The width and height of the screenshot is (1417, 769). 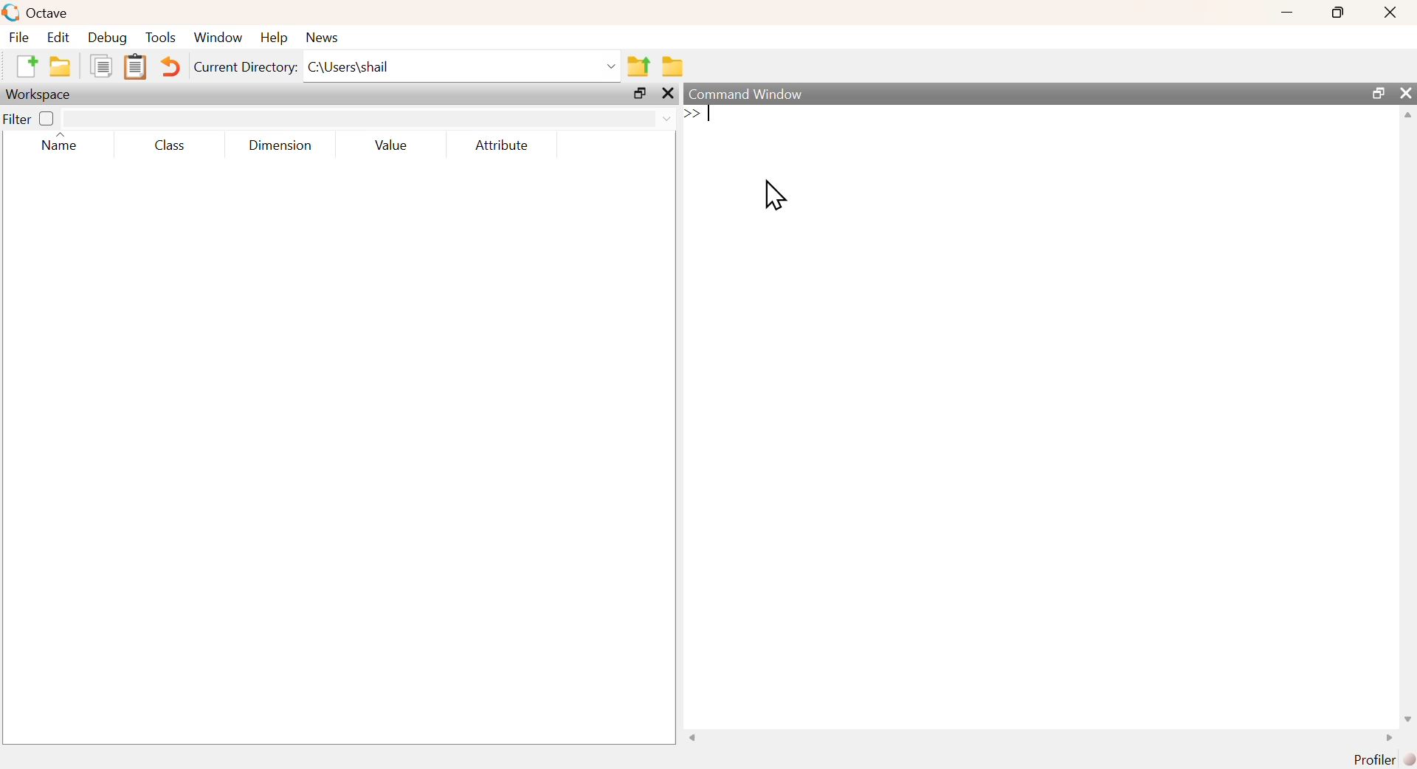 What do you see at coordinates (1406, 720) in the screenshot?
I see `scroll down` at bounding box center [1406, 720].